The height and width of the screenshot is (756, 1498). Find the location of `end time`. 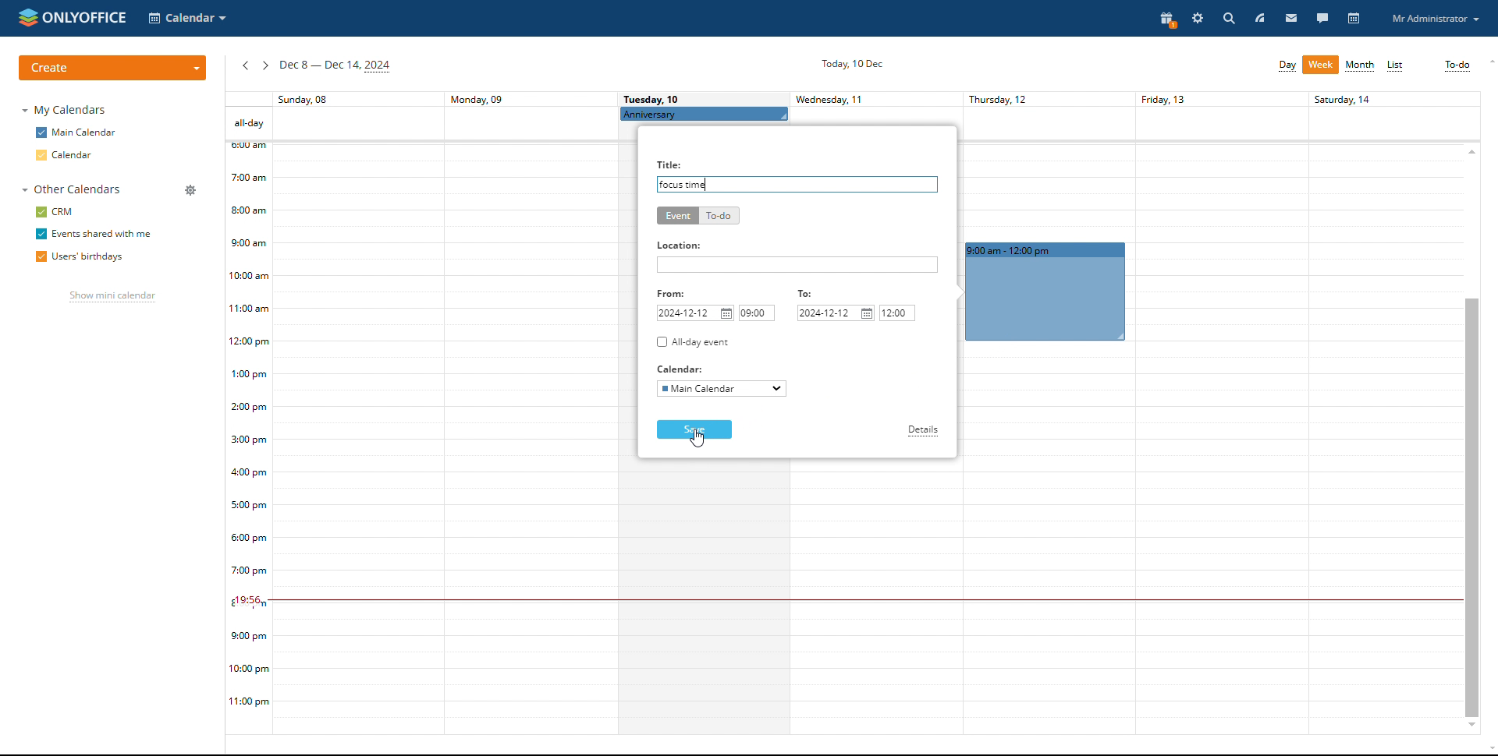

end time is located at coordinates (898, 313).